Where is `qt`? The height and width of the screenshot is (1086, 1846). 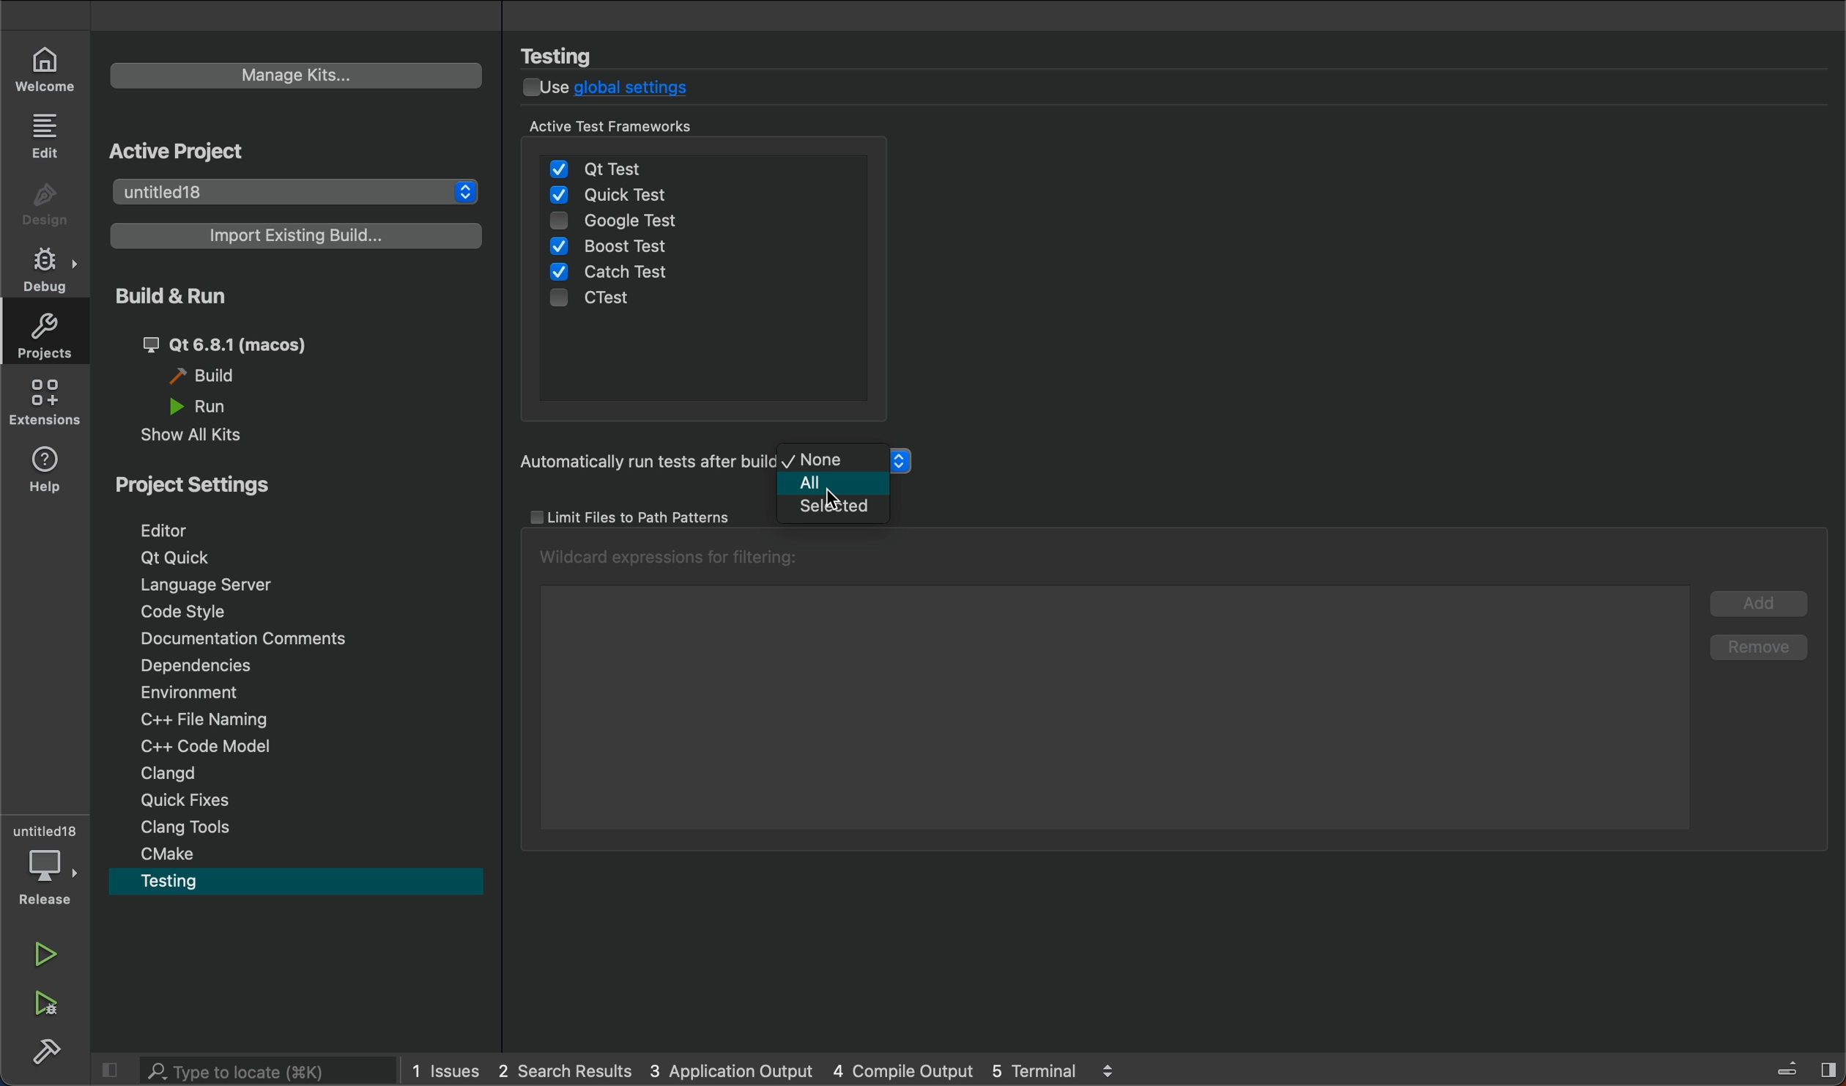
qt is located at coordinates (240, 345).